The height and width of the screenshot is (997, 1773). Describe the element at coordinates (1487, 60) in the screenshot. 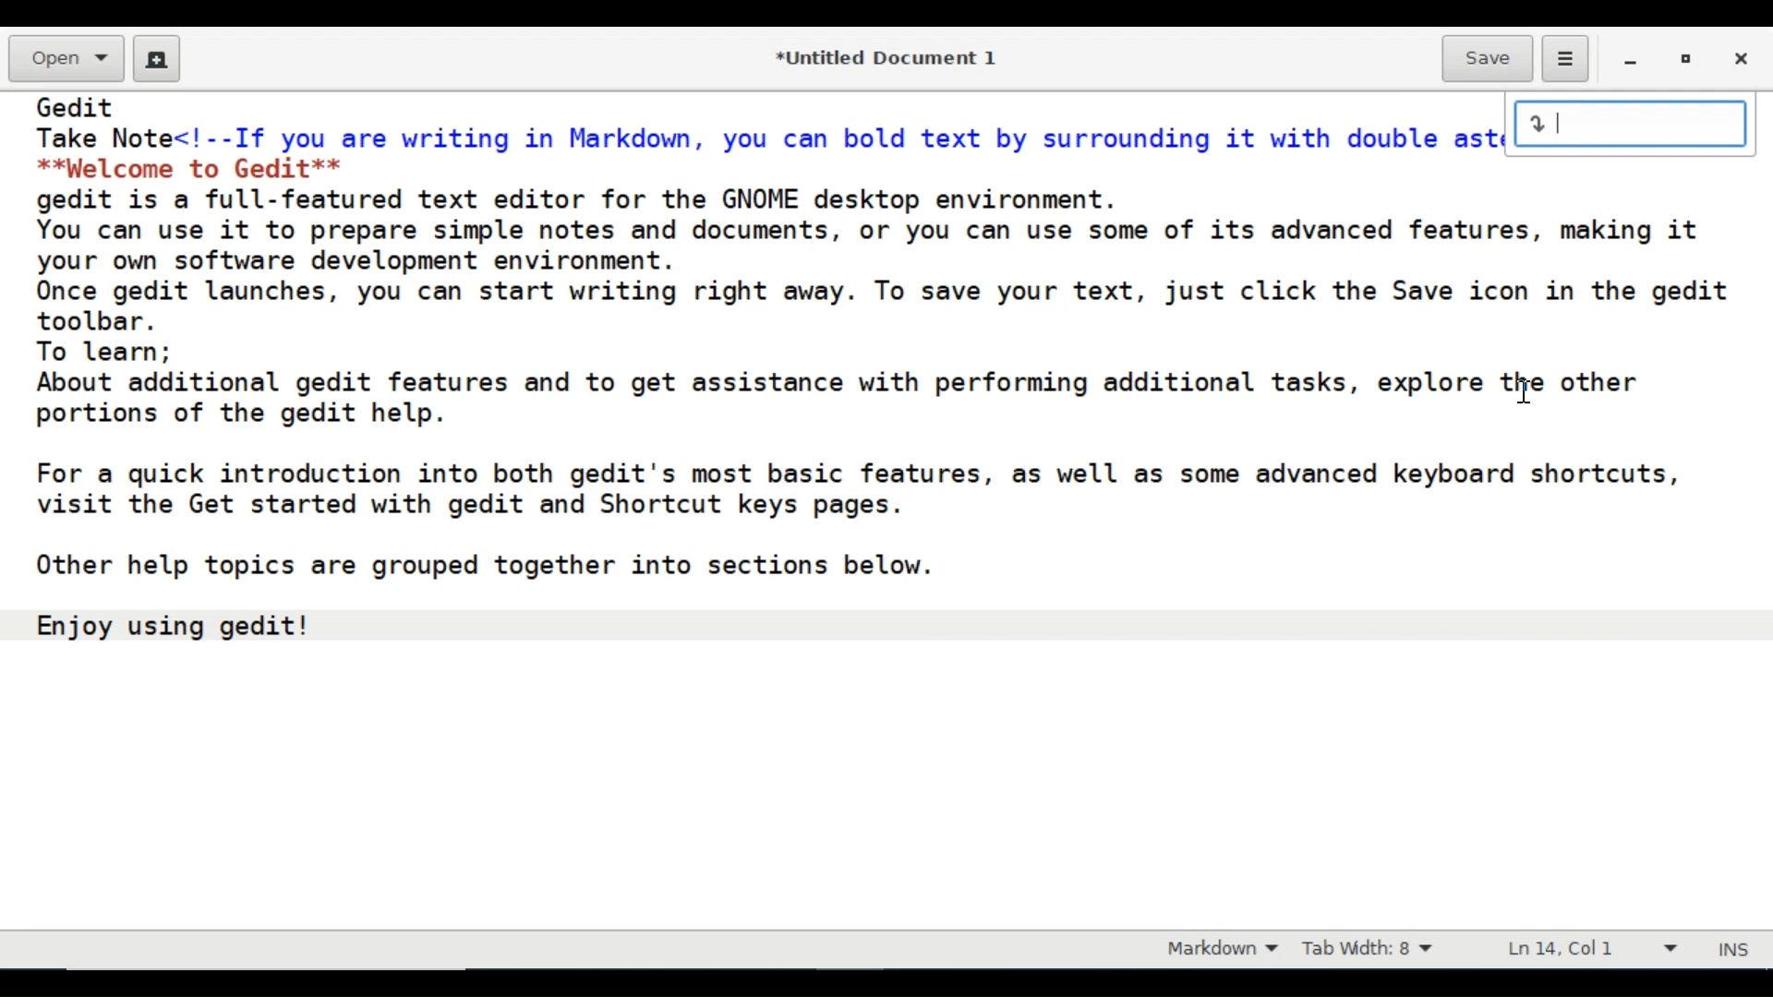

I see `Save` at that location.